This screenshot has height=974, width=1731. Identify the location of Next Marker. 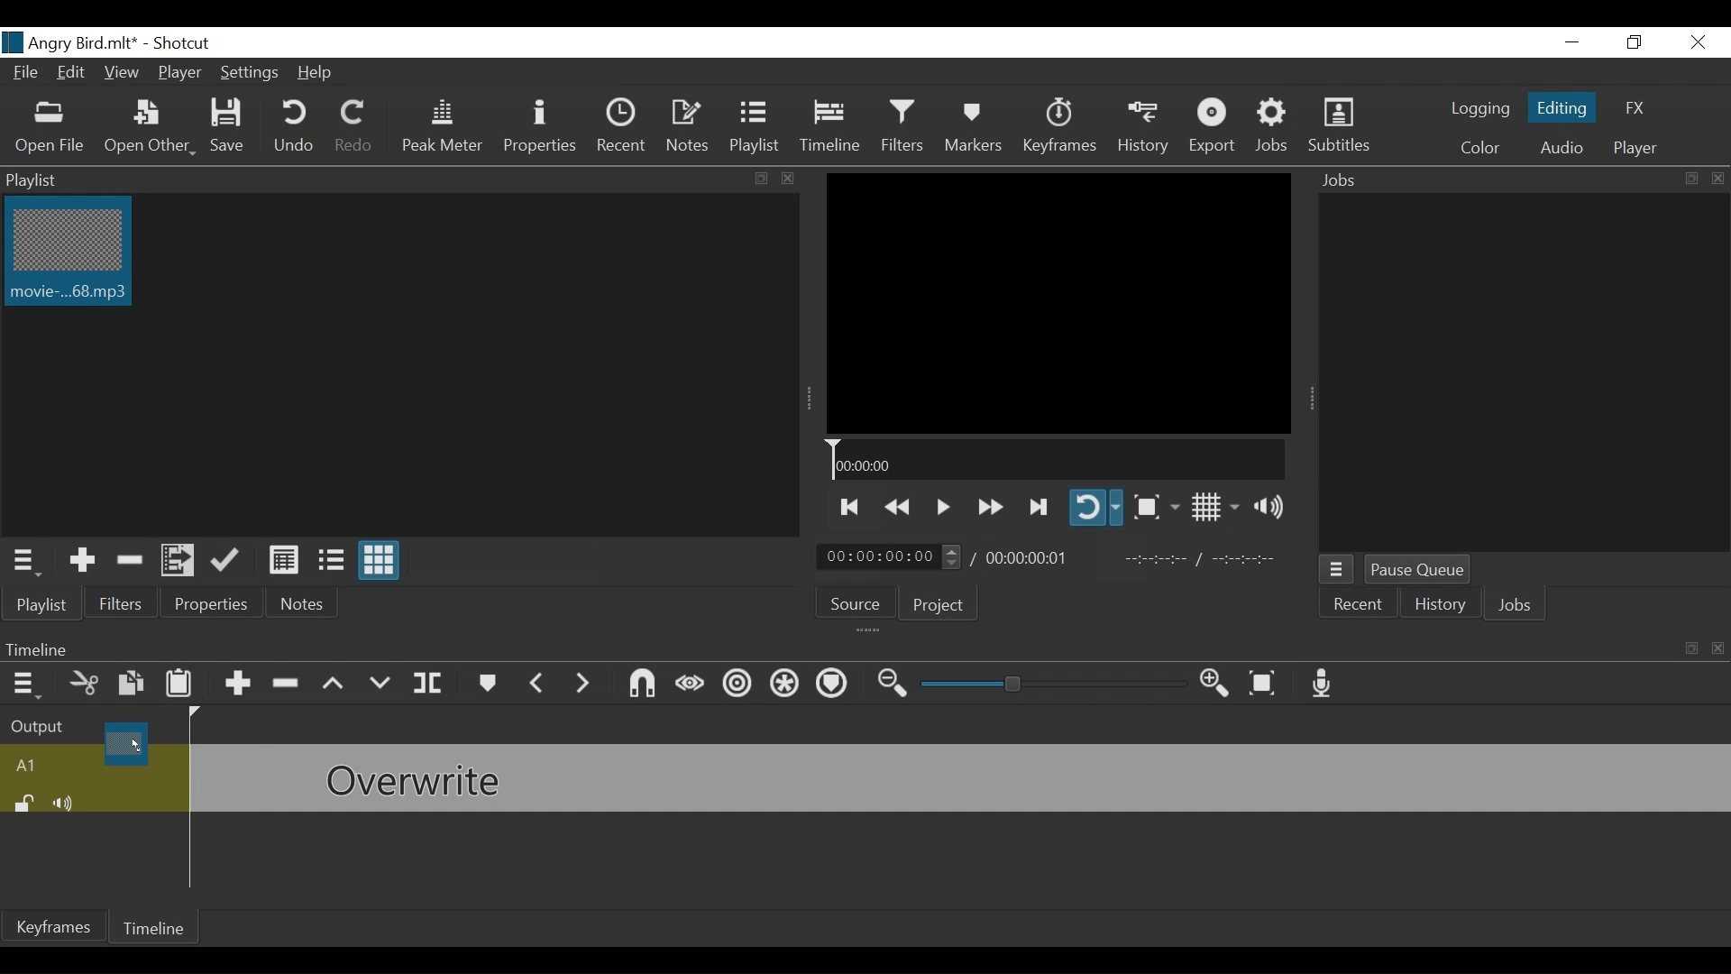
(586, 684).